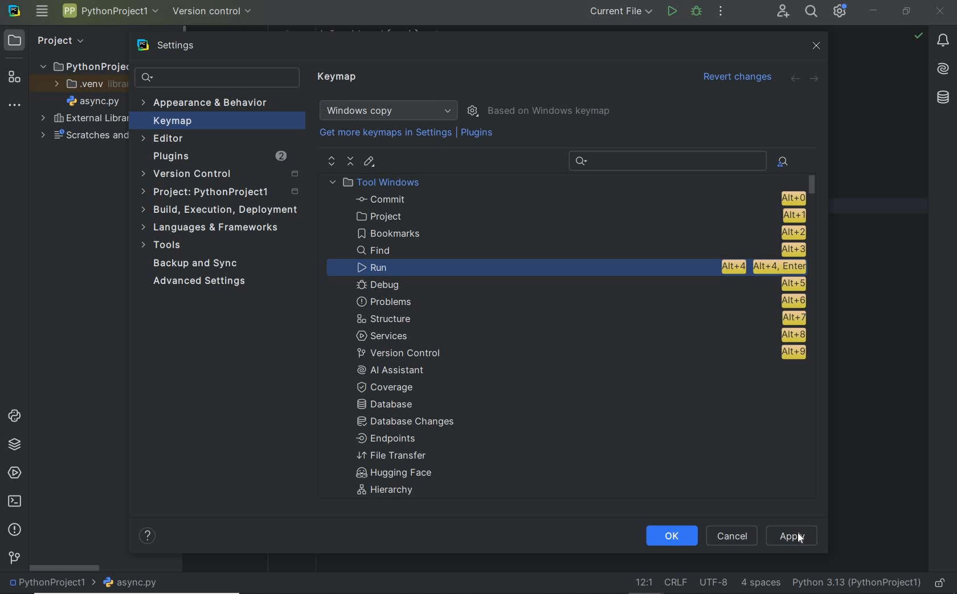  I want to click on Appearance & Behavior, so click(206, 104).